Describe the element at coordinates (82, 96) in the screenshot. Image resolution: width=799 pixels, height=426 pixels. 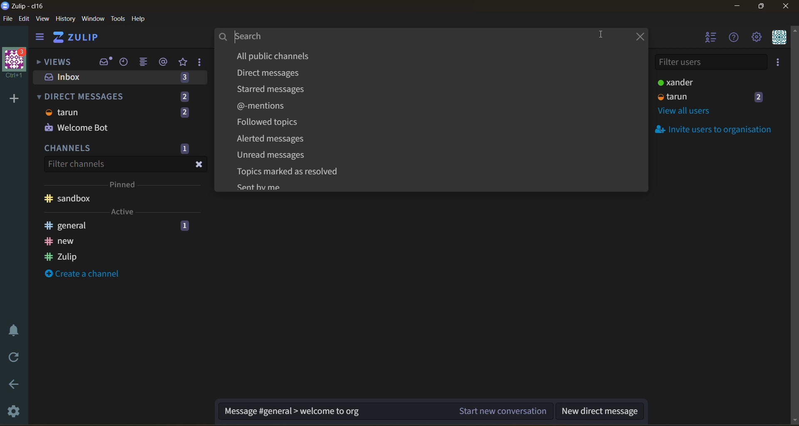
I see `DIRECT MESSAGES` at that location.